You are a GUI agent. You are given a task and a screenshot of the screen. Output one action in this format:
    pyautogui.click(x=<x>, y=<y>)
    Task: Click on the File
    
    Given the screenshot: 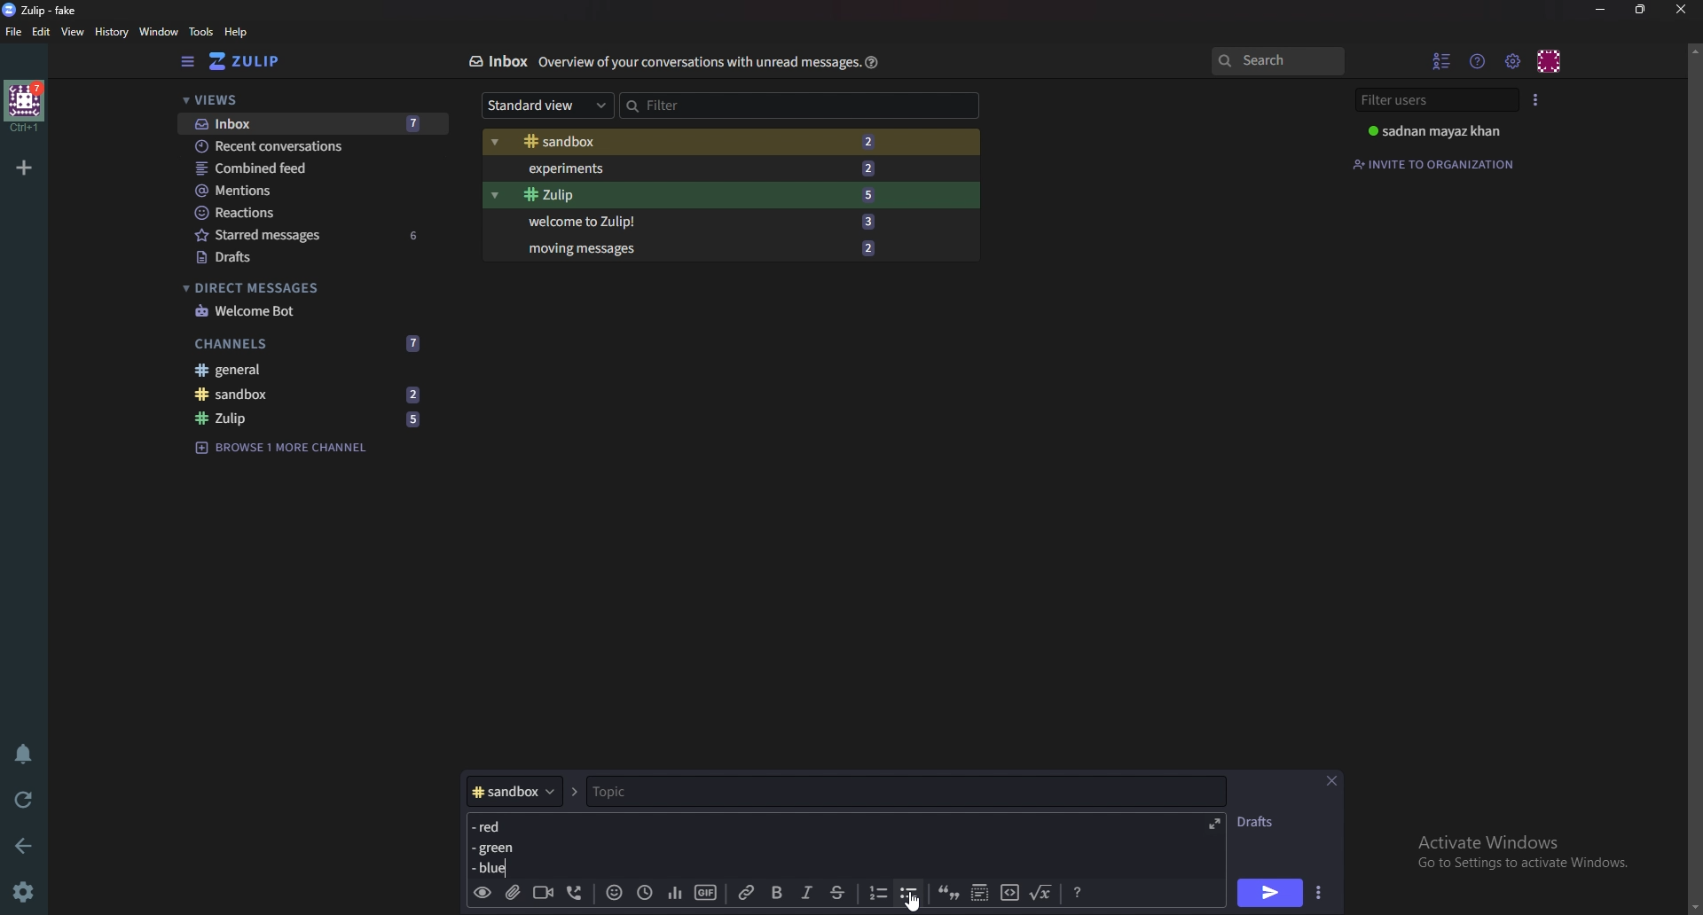 What is the action you would take?
    pyautogui.click(x=14, y=31)
    